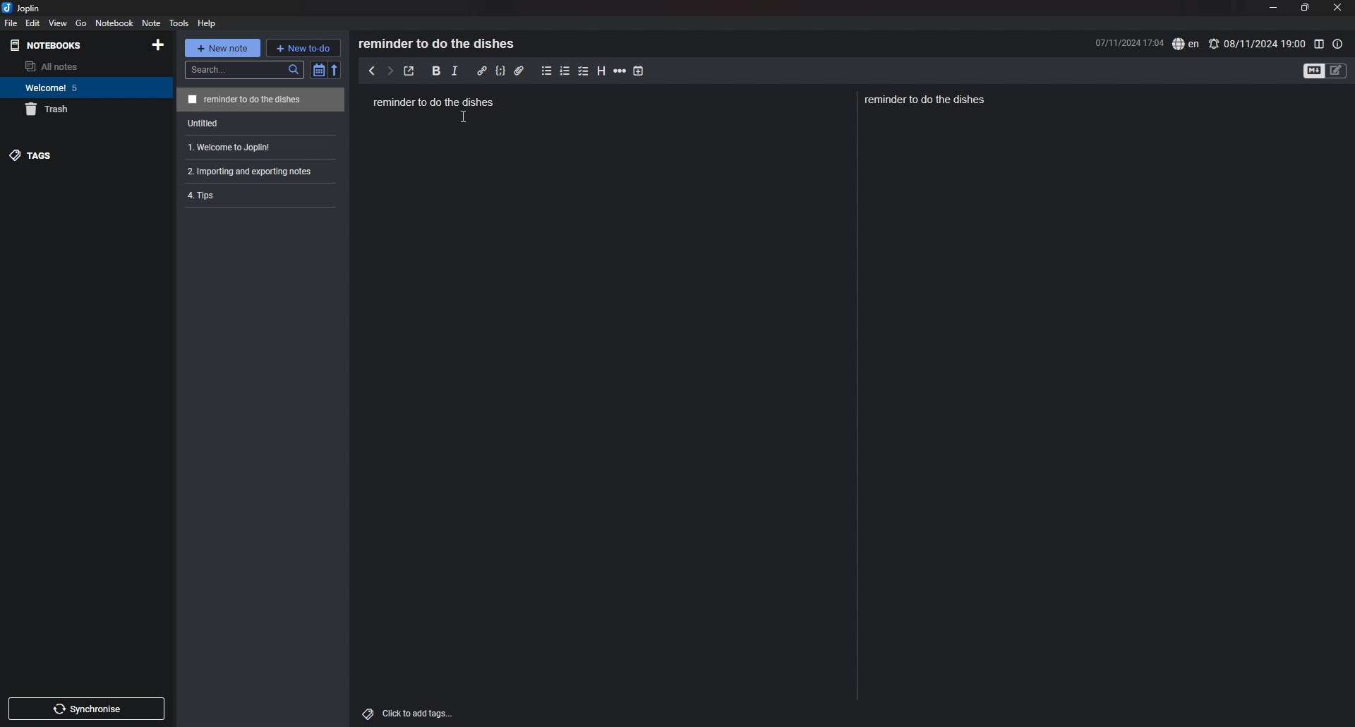 The height and width of the screenshot is (727, 1355). Describe the element at coordinates (1272, 7) in the screenshot. I see `minimize` at that location.